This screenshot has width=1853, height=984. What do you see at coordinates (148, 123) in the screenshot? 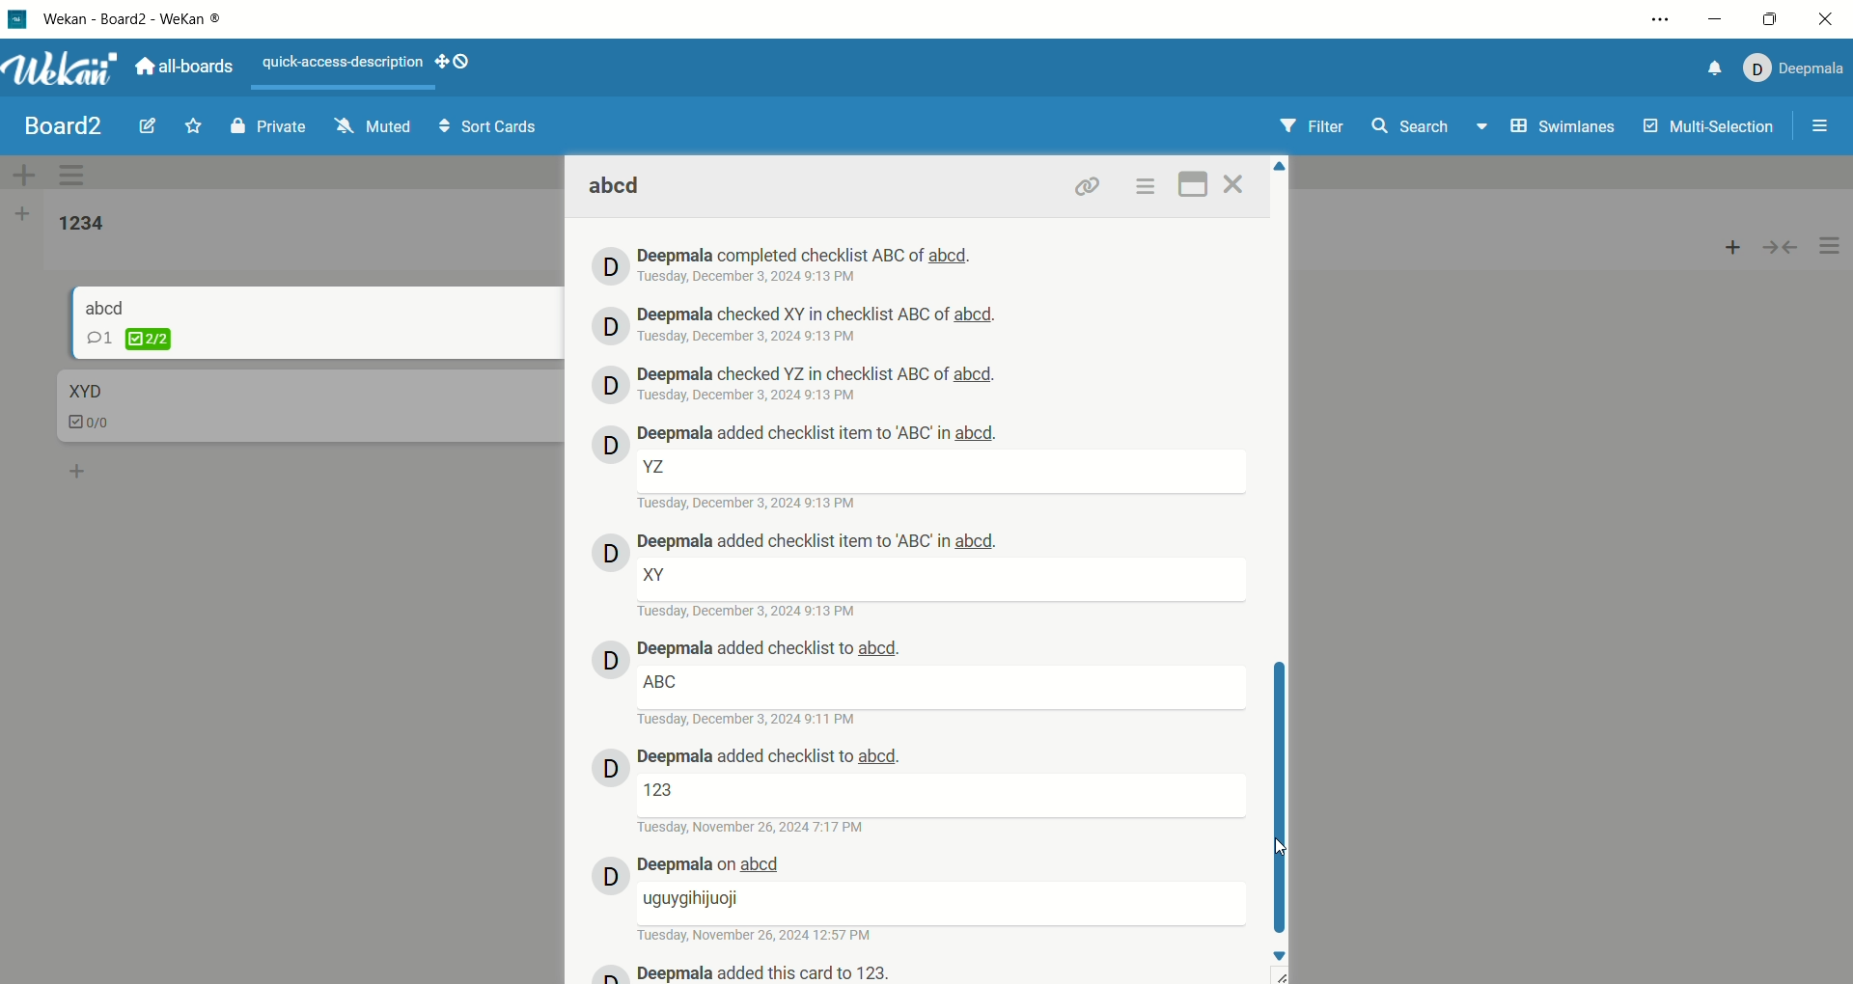
I see `edit` at bounding box center [148, 123].